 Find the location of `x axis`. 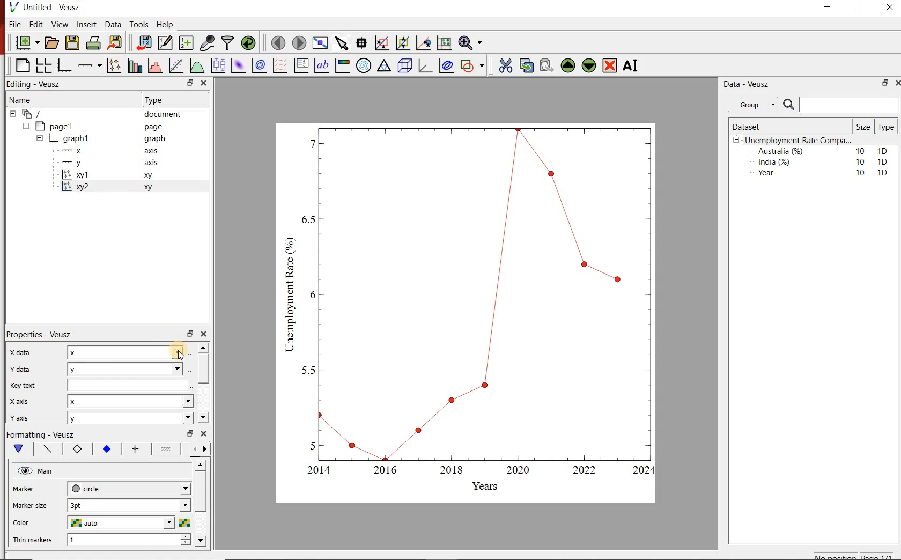

x axis is located at coordinates (115, 150).